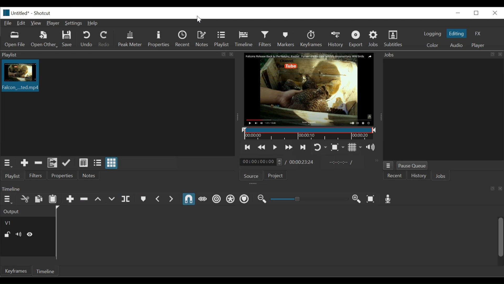 The image size is (504, 284). I want to click on 00:00:23:24, so click(302, 162).